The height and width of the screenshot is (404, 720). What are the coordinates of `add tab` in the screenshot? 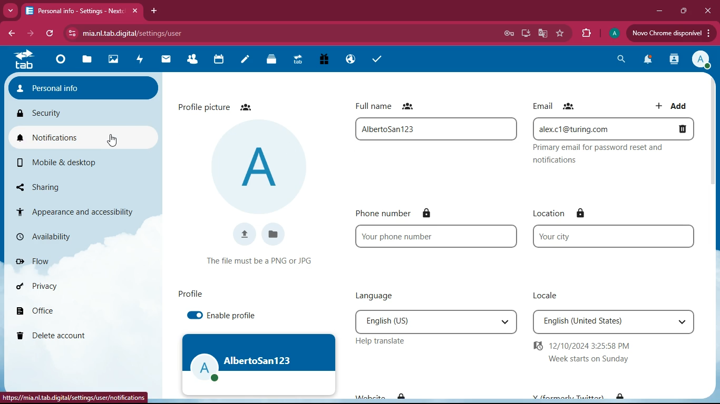 It's located at (152, 11).